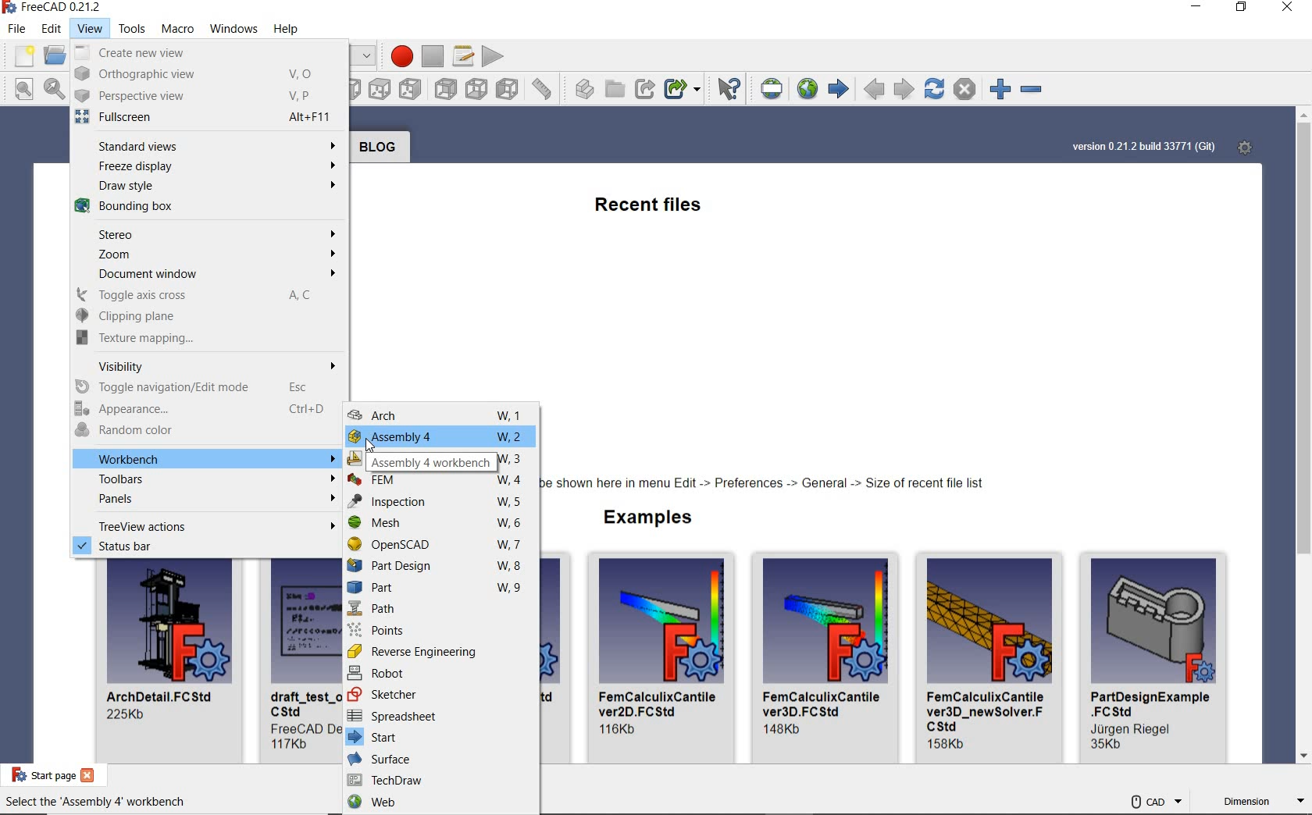 This screenshot has width=1312, height=815. What do you see at coordinates (207, 455) in the screenshot?
I see `workbench` at bounding box center [207, 455].